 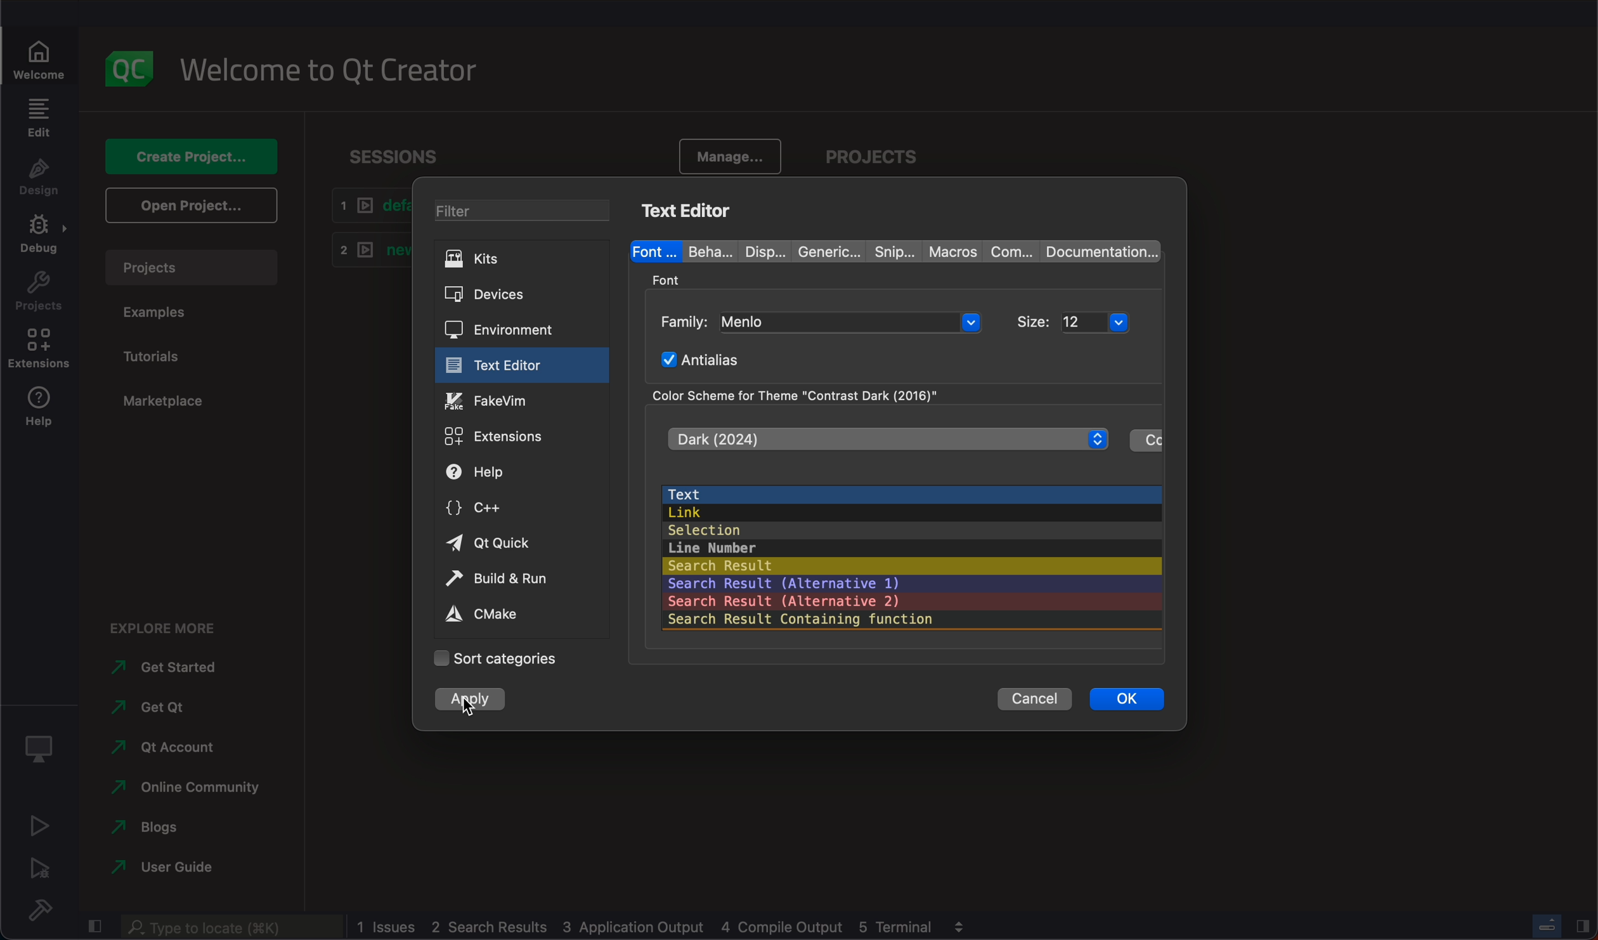 What do you see at coordinates (193, 266) in the screenshot?
I see `project` at bounding box center [193, 266].